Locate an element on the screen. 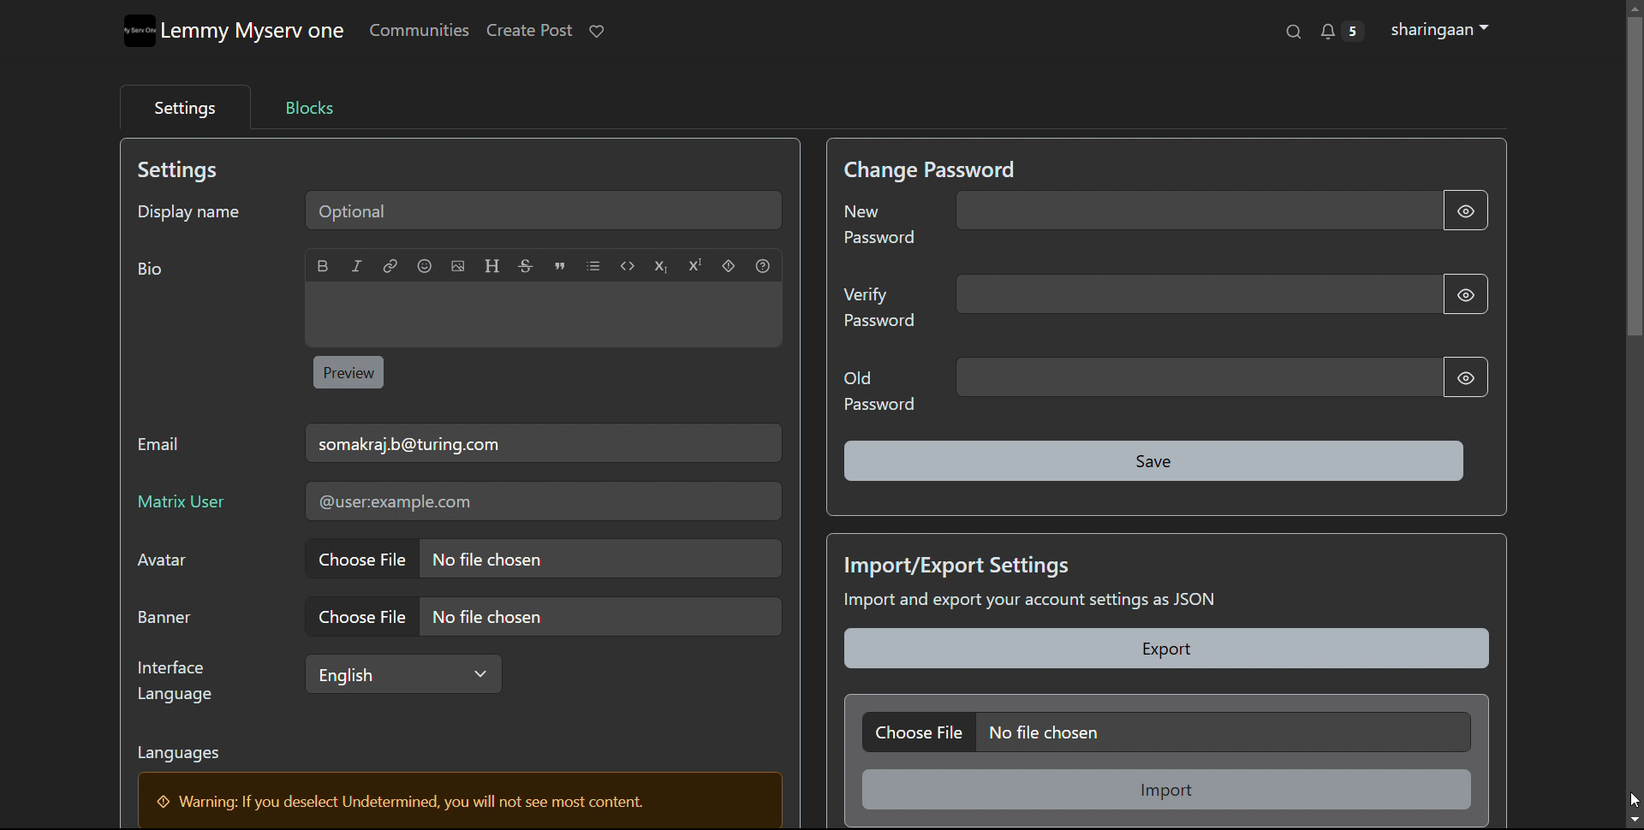  help is located at coordinates (761, 268).